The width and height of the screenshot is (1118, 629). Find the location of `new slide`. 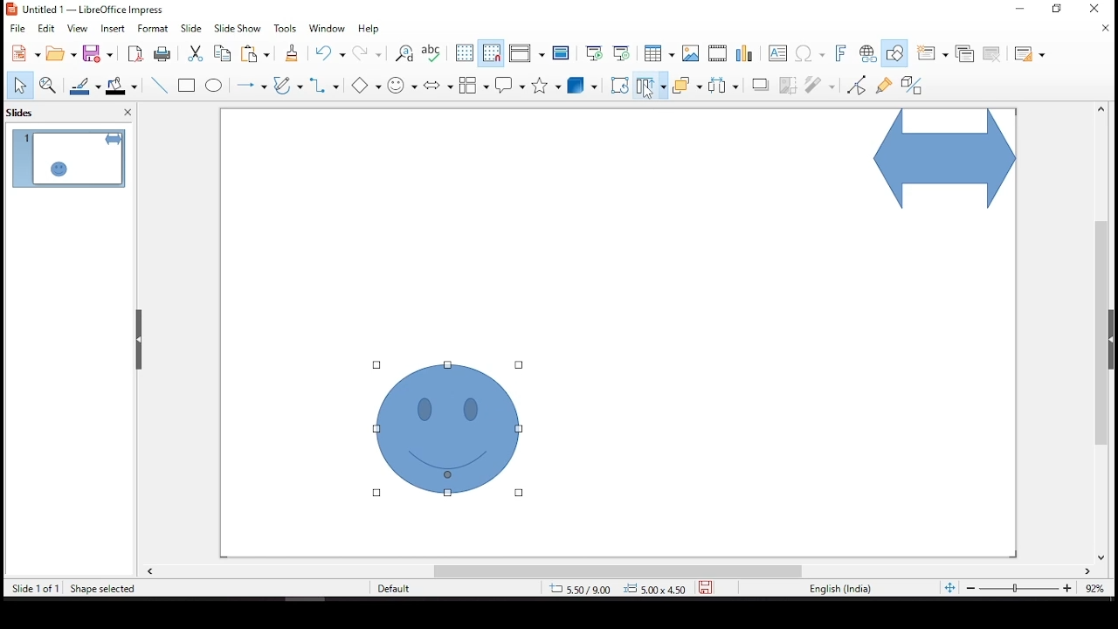

new slide is located at coordinates (930, 53).